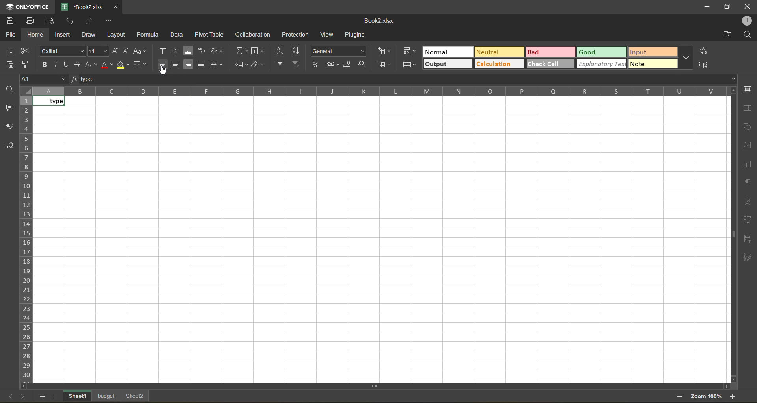 The width and height of the screenshot is (757, 403). I want to click on text, so click(748, 201).